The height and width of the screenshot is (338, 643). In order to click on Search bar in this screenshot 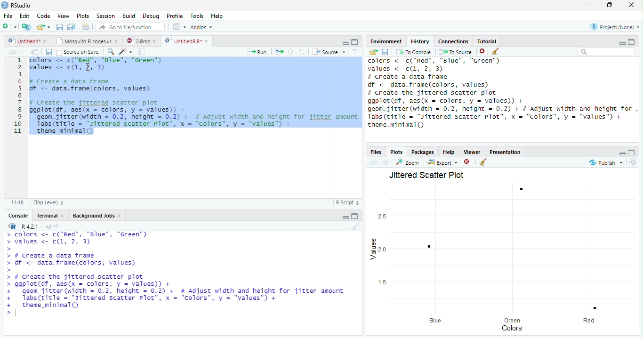, I will do `click(607, 52)`.